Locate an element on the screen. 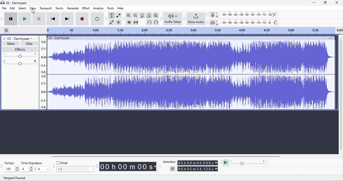 This screenshot has height=181, width=343. audacity tools toolbar is located at coordinates (107, 18).